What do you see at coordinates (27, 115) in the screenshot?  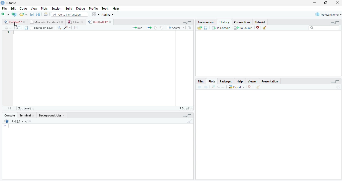 I see `Terminal` at bounding box center [27, 115].